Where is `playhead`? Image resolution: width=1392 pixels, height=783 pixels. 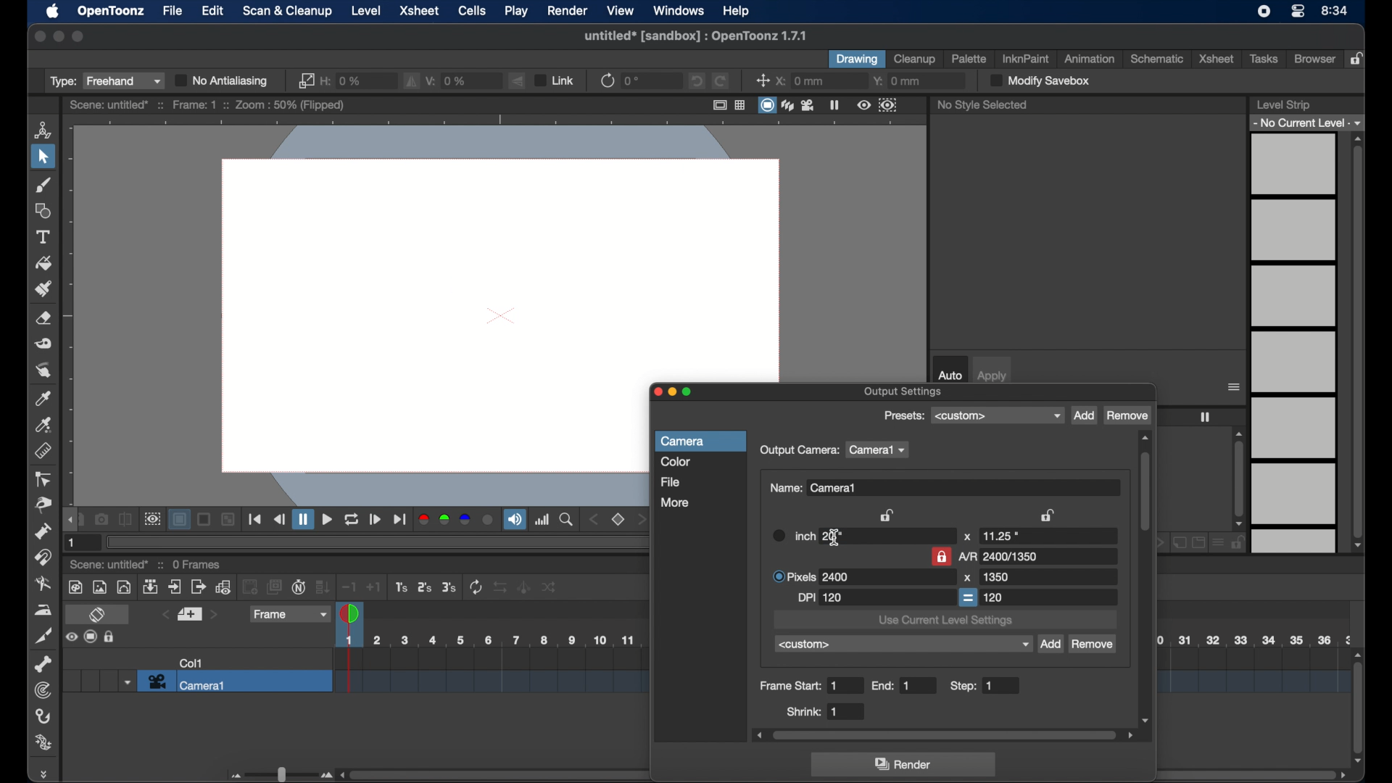 playhead is located at coordinates (351, 613).